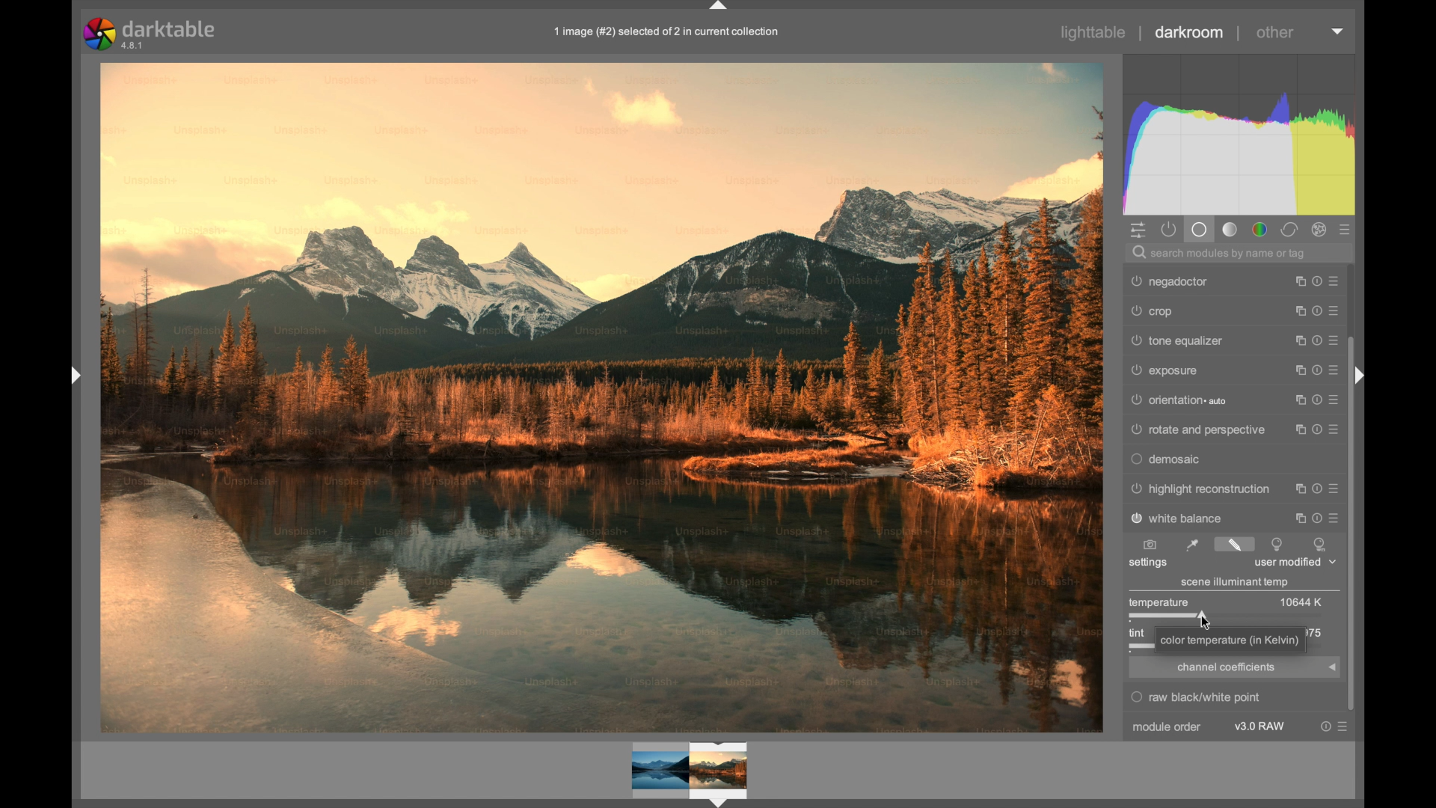  I want to click on instance, so click(1298, 486).